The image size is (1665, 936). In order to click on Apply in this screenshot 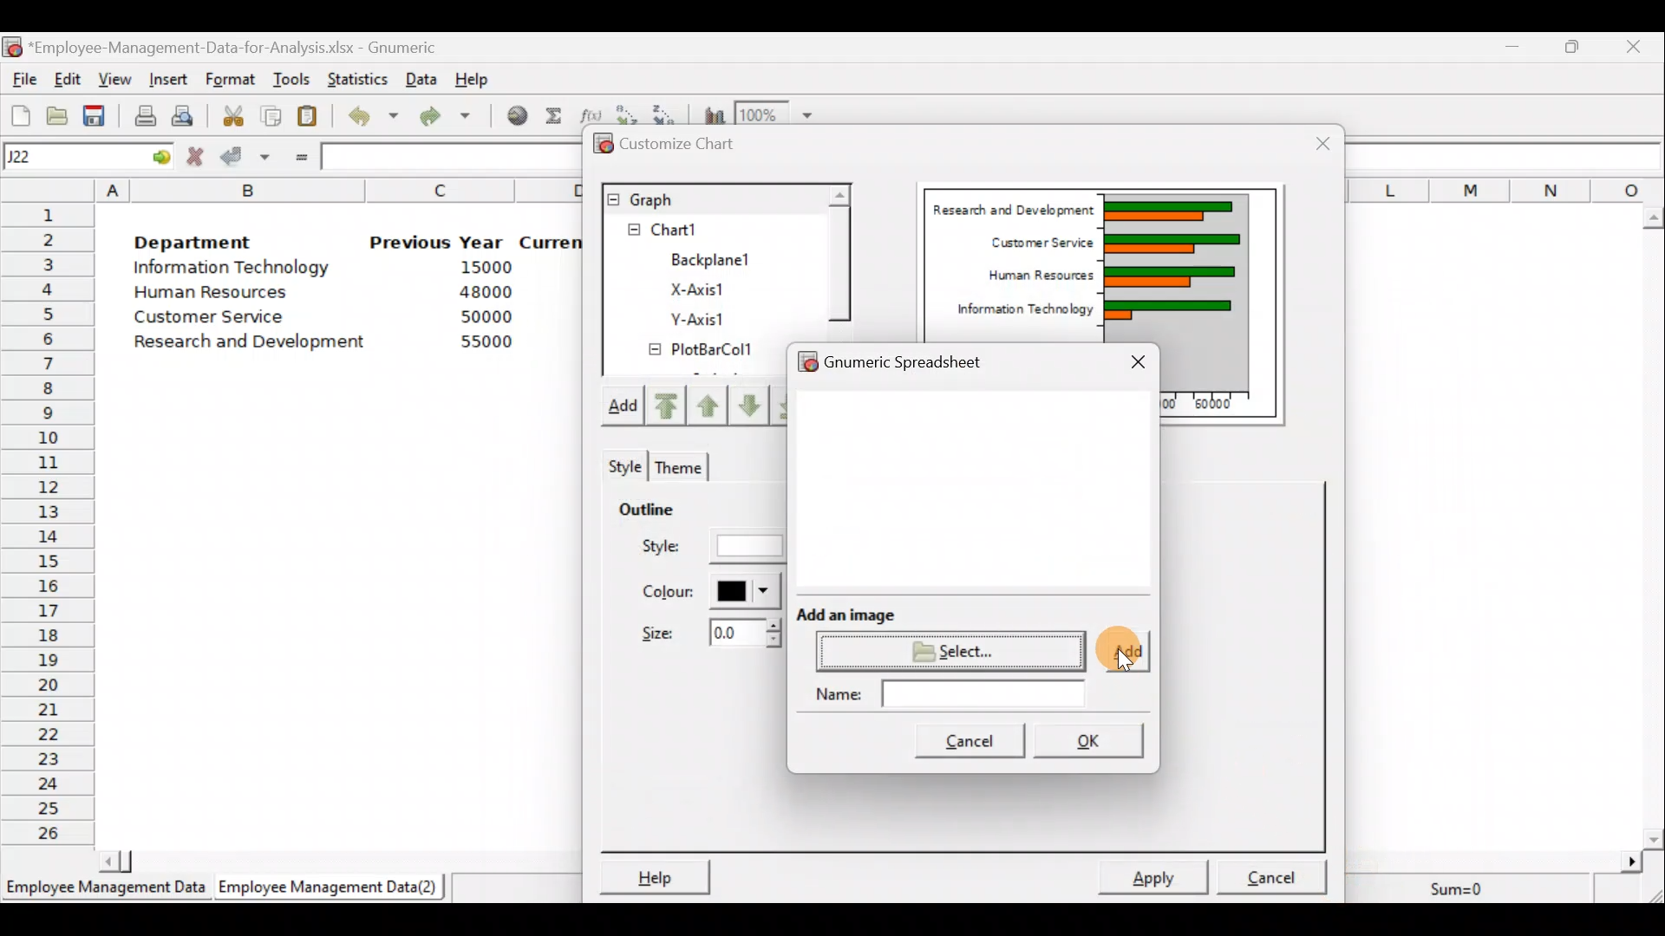, I will do `click(1157, 876)`.